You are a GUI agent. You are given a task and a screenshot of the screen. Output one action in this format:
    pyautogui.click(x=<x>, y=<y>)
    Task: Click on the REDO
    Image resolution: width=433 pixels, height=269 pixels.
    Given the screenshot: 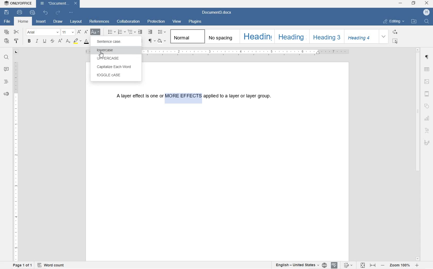 What is the action you would take?
    pyautogui.click(x=58, y=12)
    